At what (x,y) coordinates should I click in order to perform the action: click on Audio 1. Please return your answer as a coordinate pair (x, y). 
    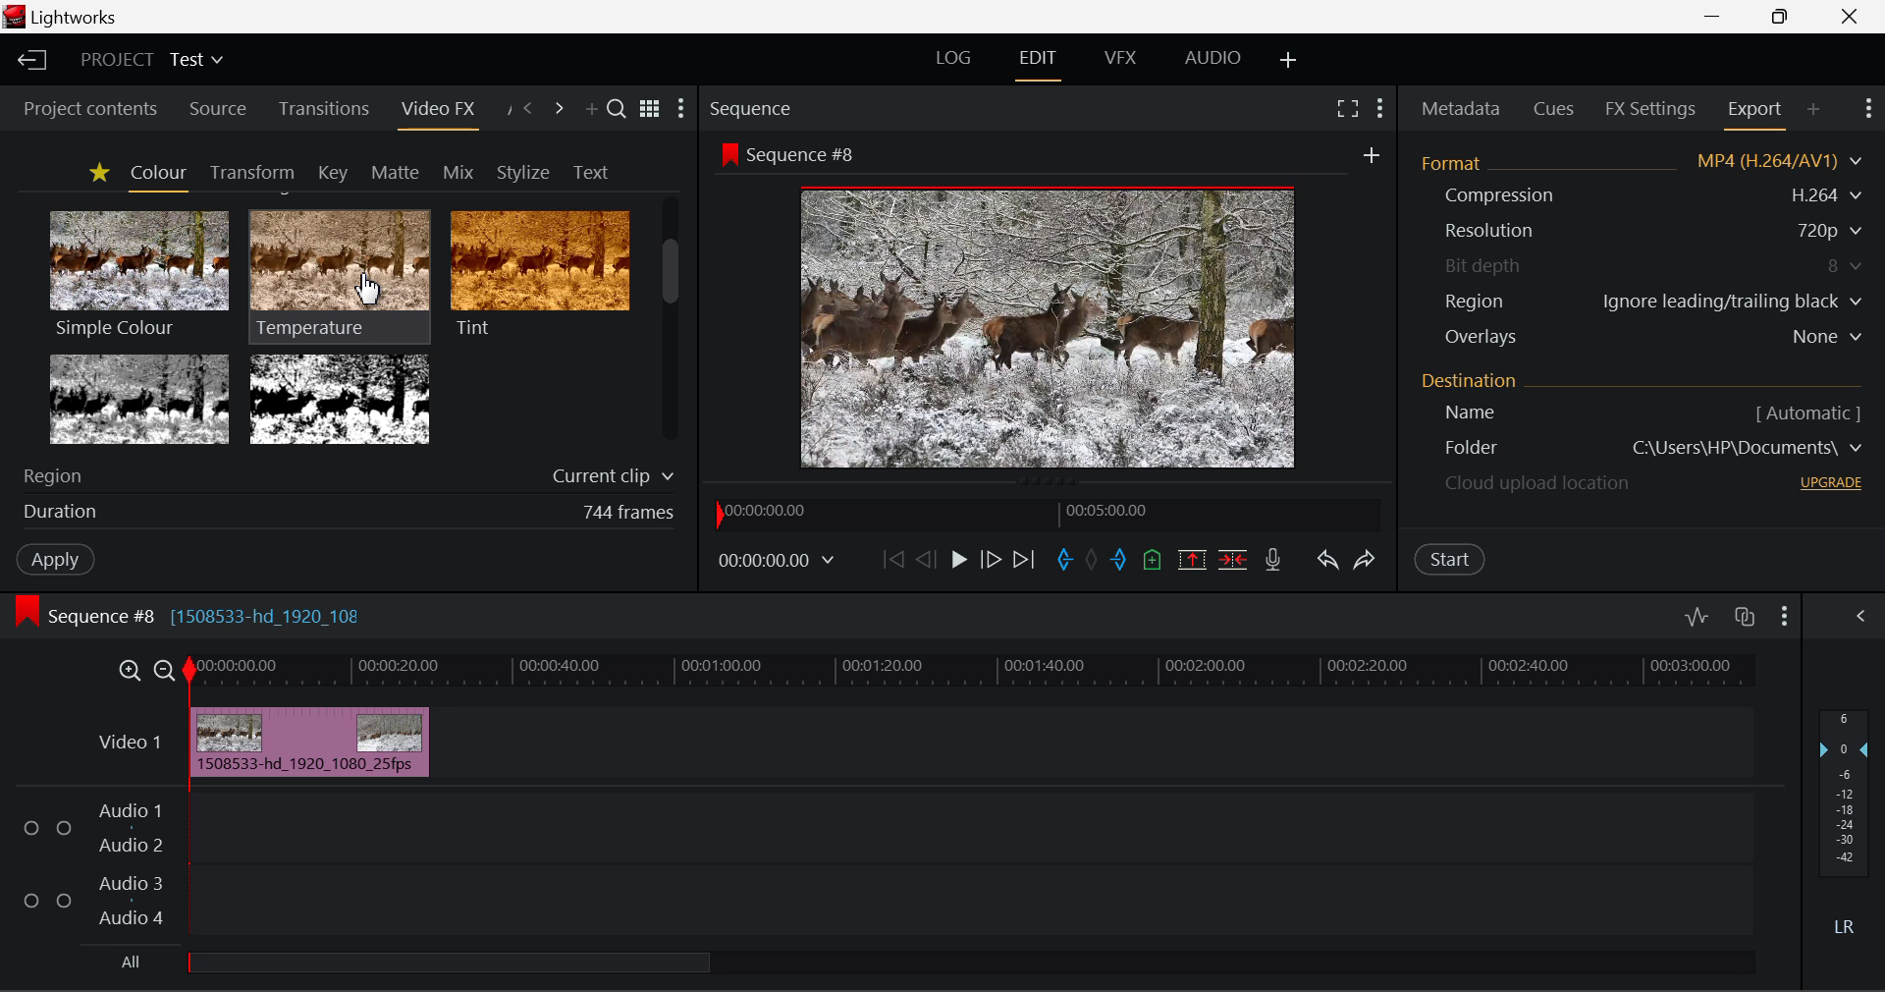
    Looking at the image, I should click on (127, 812).